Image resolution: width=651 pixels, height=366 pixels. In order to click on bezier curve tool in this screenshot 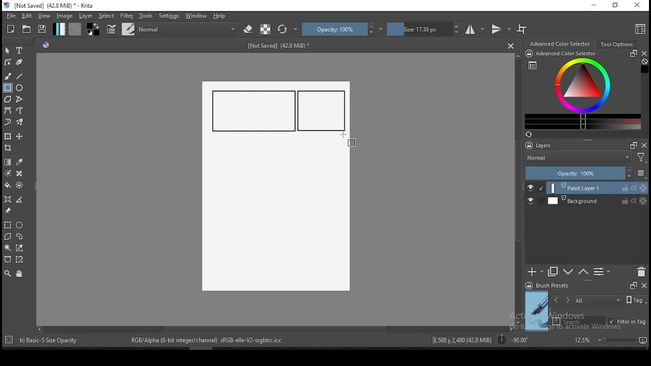, I will do `click(7, 111)`.